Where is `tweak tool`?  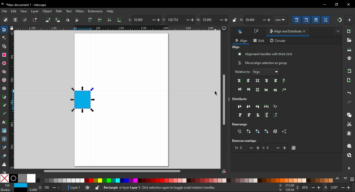
tweak tool is located at coordinates (5, 164).